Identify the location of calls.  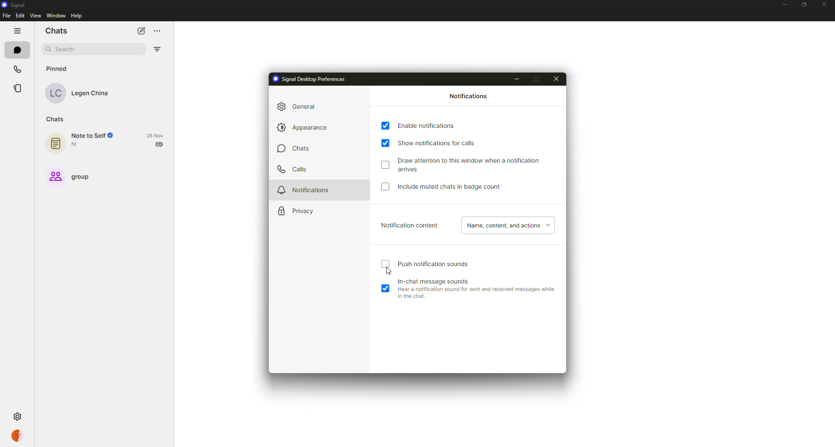
(17, 69).